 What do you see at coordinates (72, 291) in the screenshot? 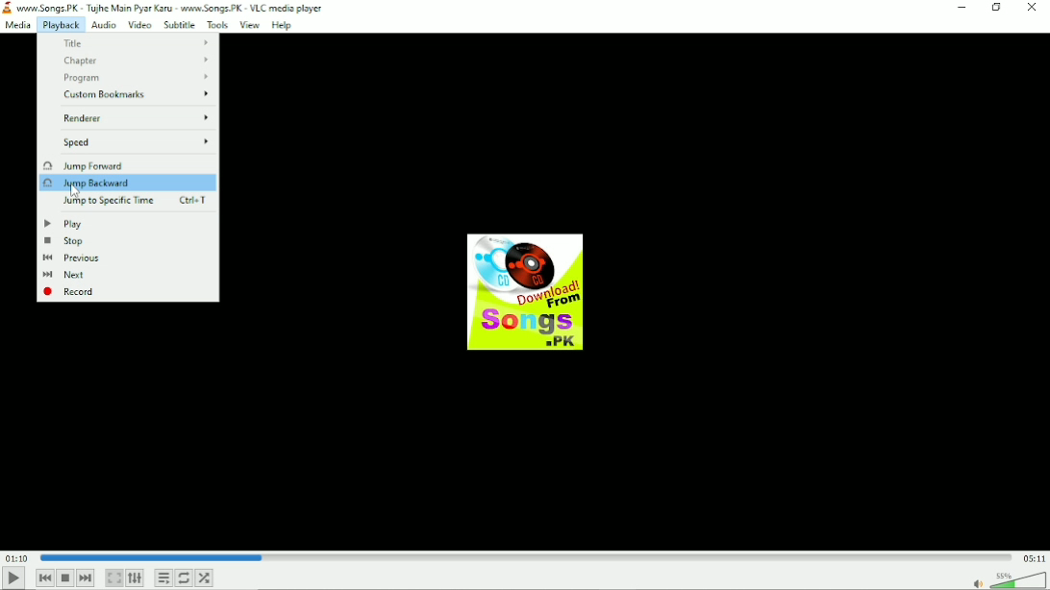
I see `Record` at bounding box center [72, 291].